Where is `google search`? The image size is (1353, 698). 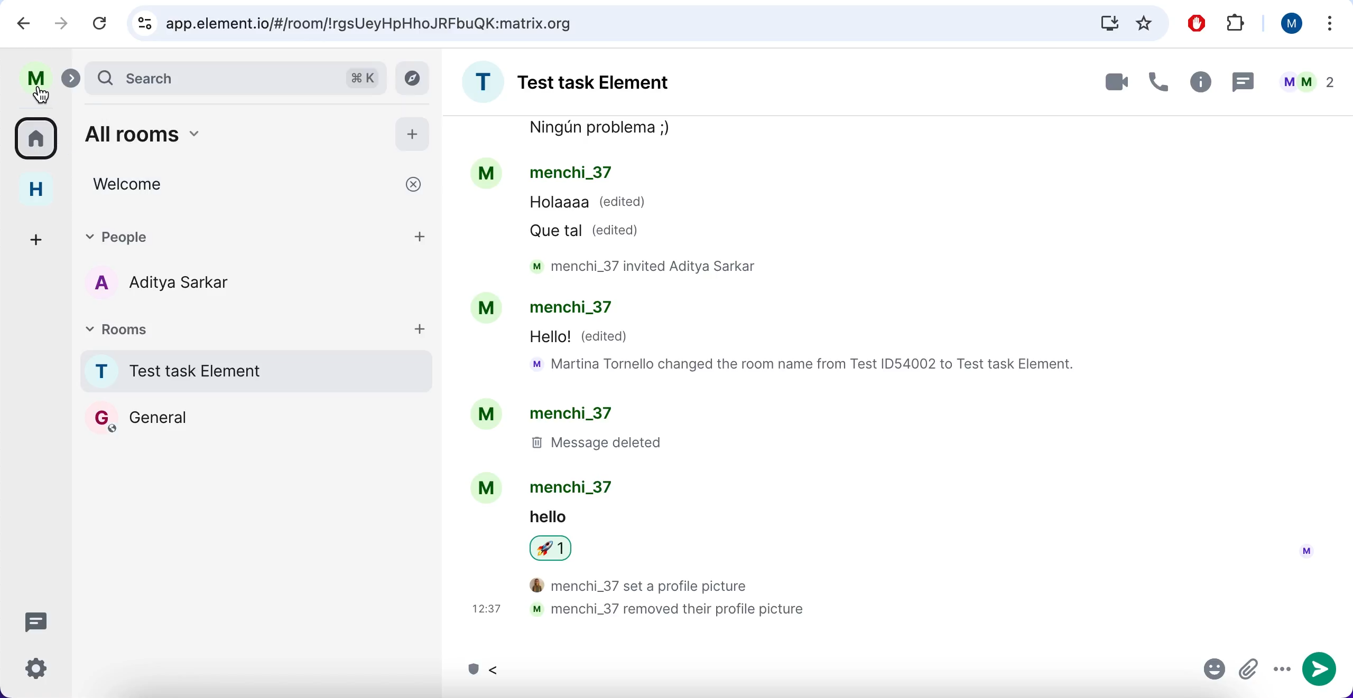
google search is located at coordinates (235, 79).